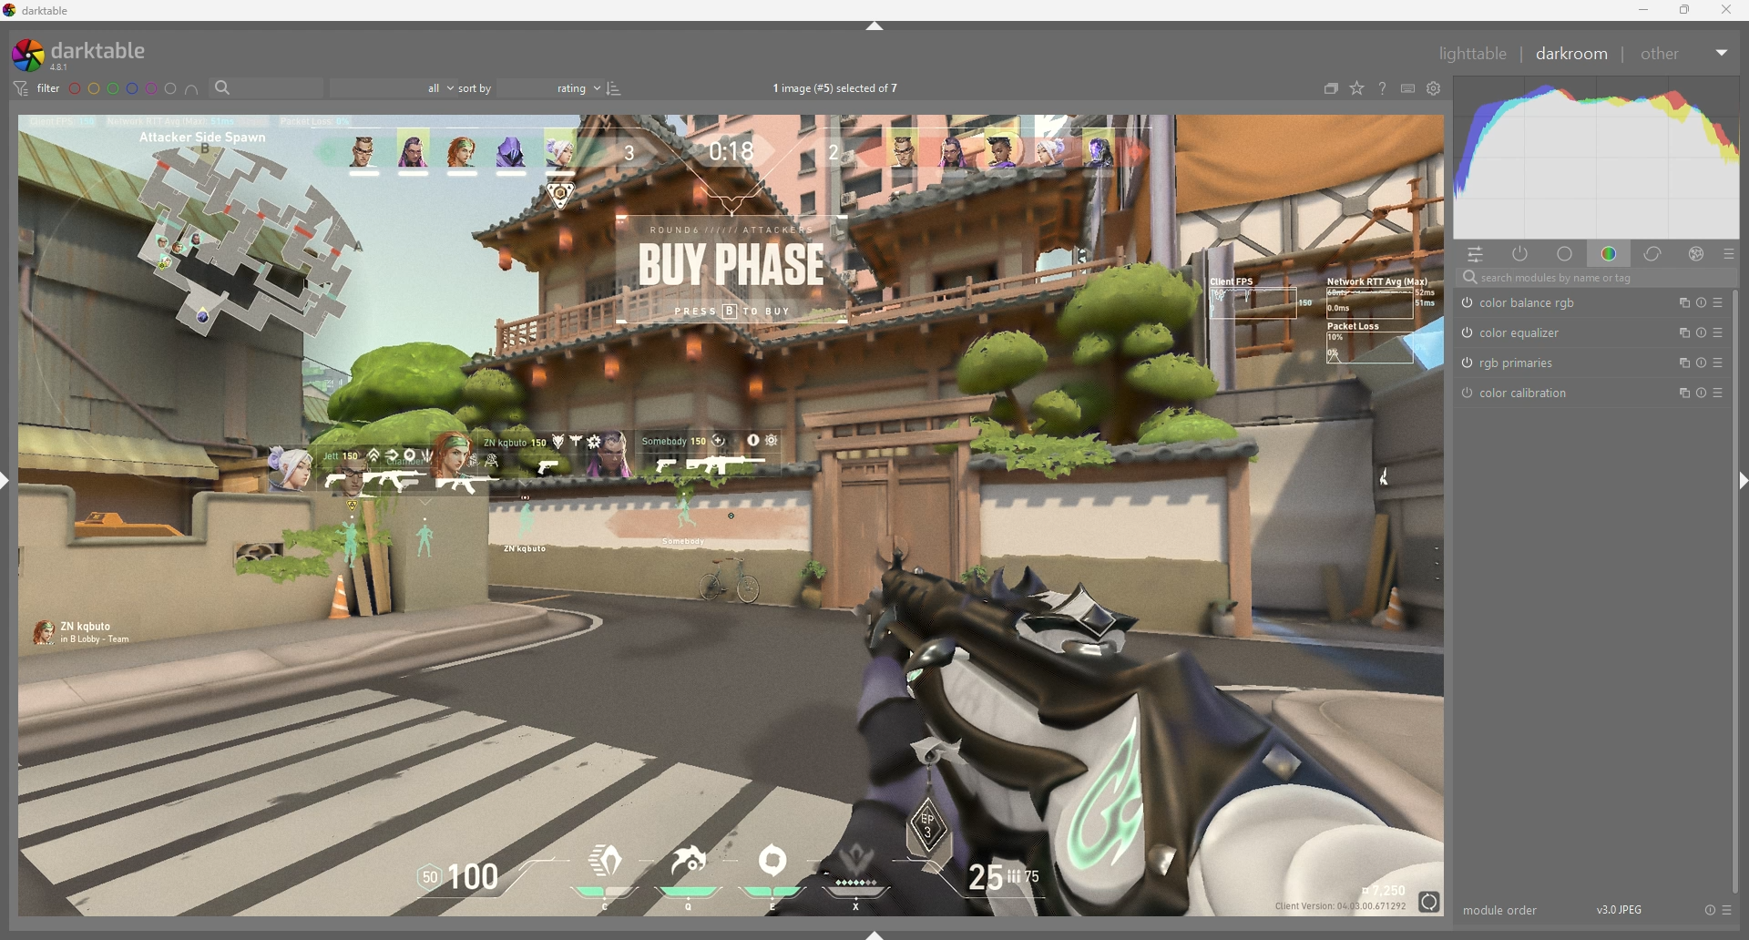 This screenshot has width=1749, height=940. I want to click on presets, so click(1726, 909).